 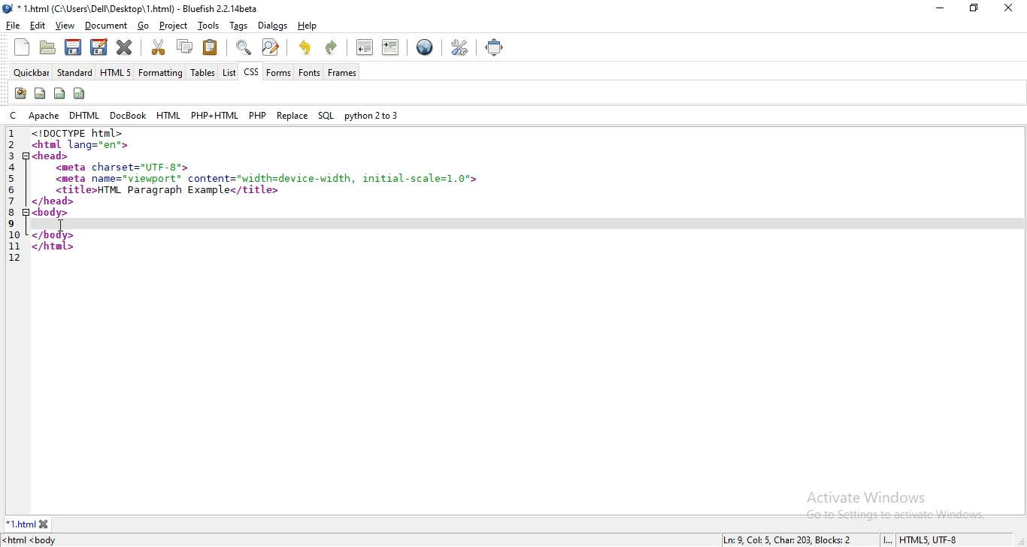 What do you see at coordinates (304, 46) in the screenshot?
I see `undo` at bounding box center [304, 46].